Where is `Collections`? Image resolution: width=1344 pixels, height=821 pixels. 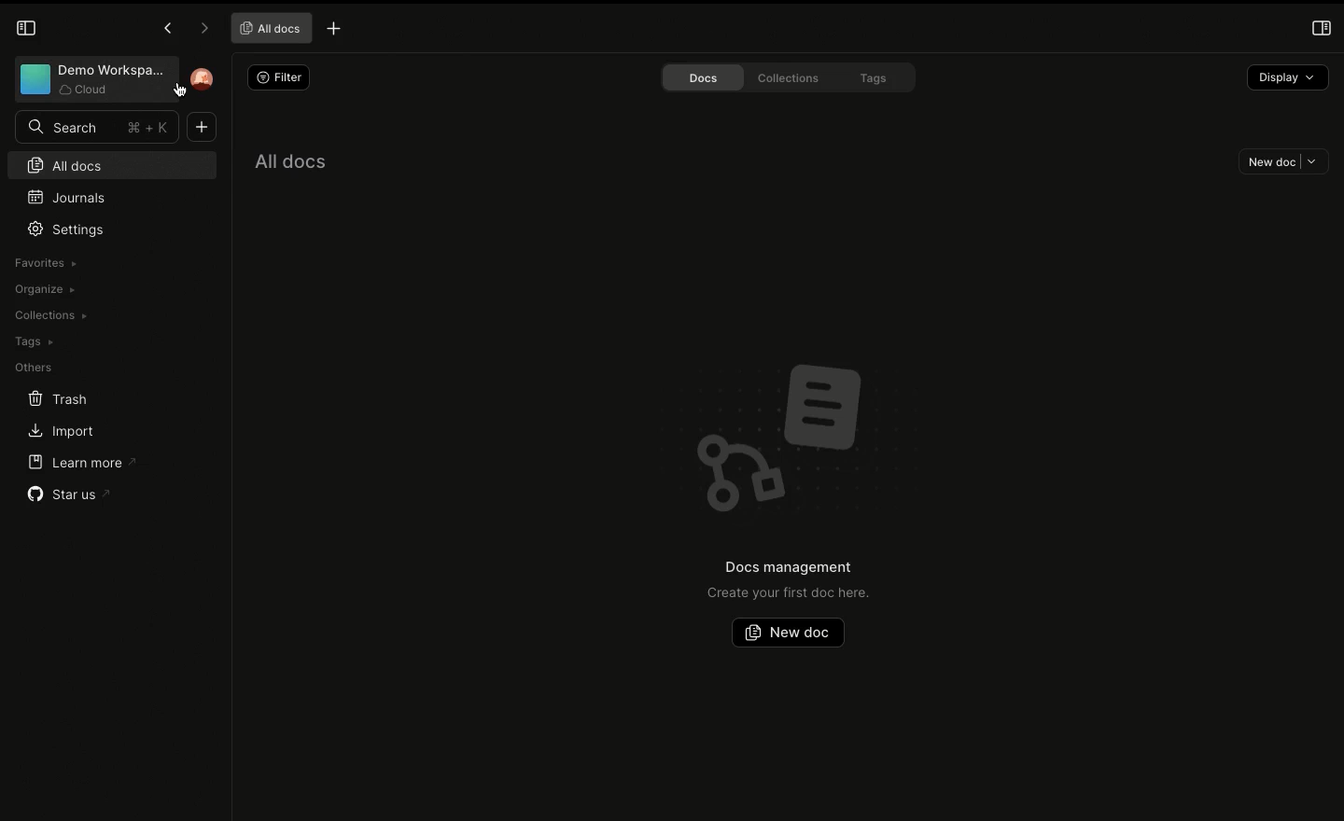
Collections is located at coordinates (797, 79).